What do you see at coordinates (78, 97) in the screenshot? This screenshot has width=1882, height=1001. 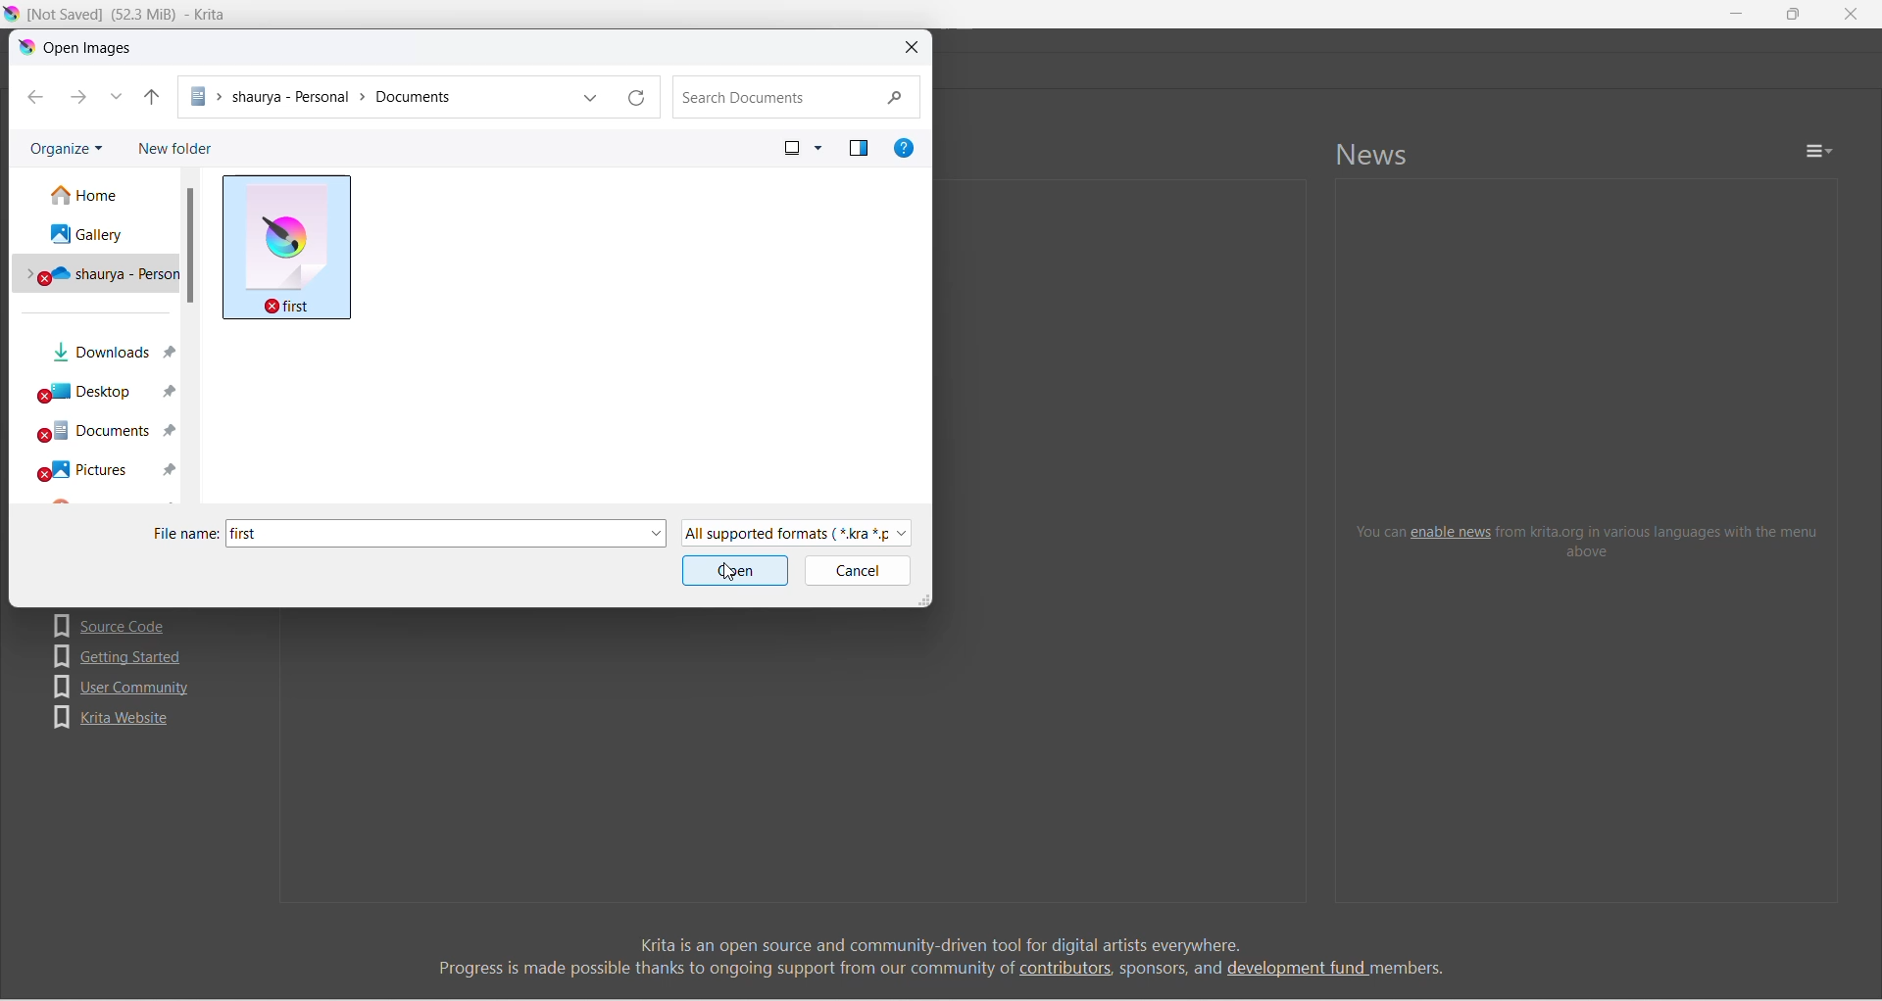 I see `forward` at bounding box center [78, 97].